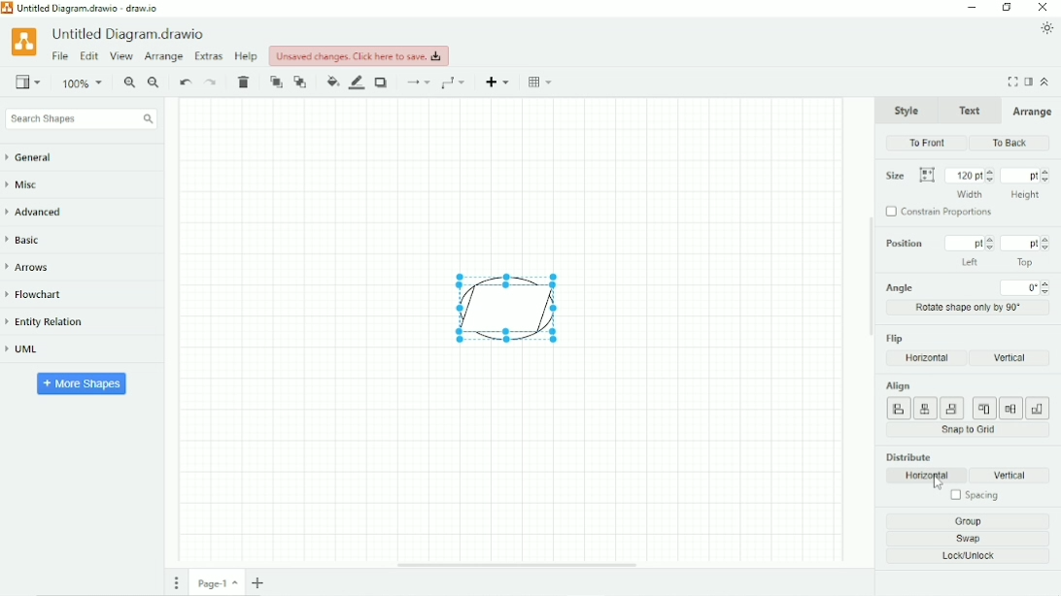  I want to click on Close, so click(1044, 8).